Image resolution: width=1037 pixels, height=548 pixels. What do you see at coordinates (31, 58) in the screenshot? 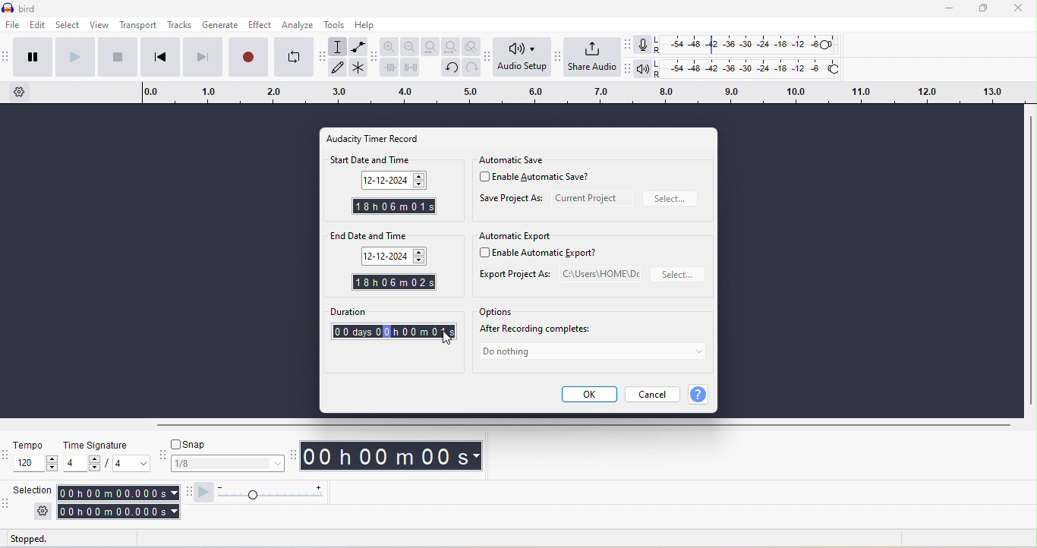
I see `pause` at bounding box center [31, 58].